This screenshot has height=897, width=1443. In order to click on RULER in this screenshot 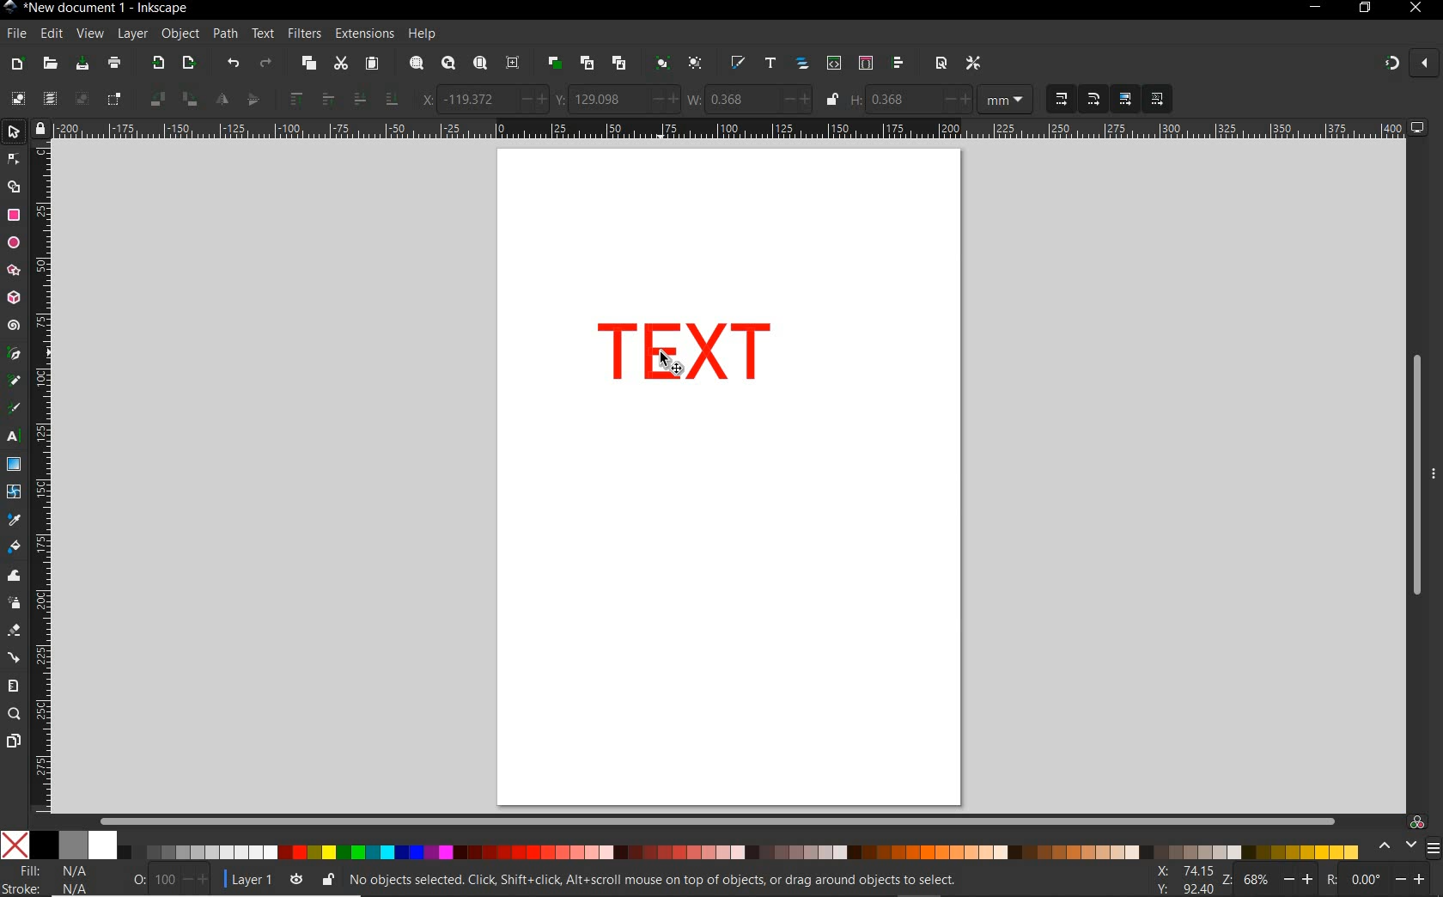, I will do `click(731, 130)`.